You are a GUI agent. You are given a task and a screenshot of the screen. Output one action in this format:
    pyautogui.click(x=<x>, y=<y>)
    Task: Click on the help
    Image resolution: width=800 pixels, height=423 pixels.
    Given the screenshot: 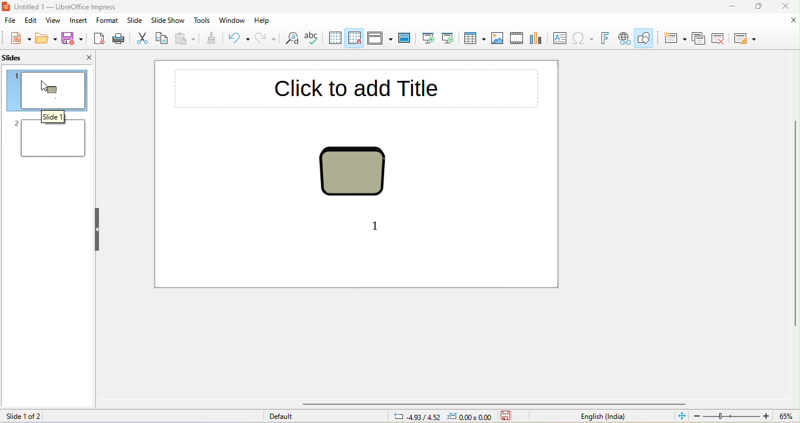 What is the action you would take?
    pyautogui.click(x=265, y=21)
    